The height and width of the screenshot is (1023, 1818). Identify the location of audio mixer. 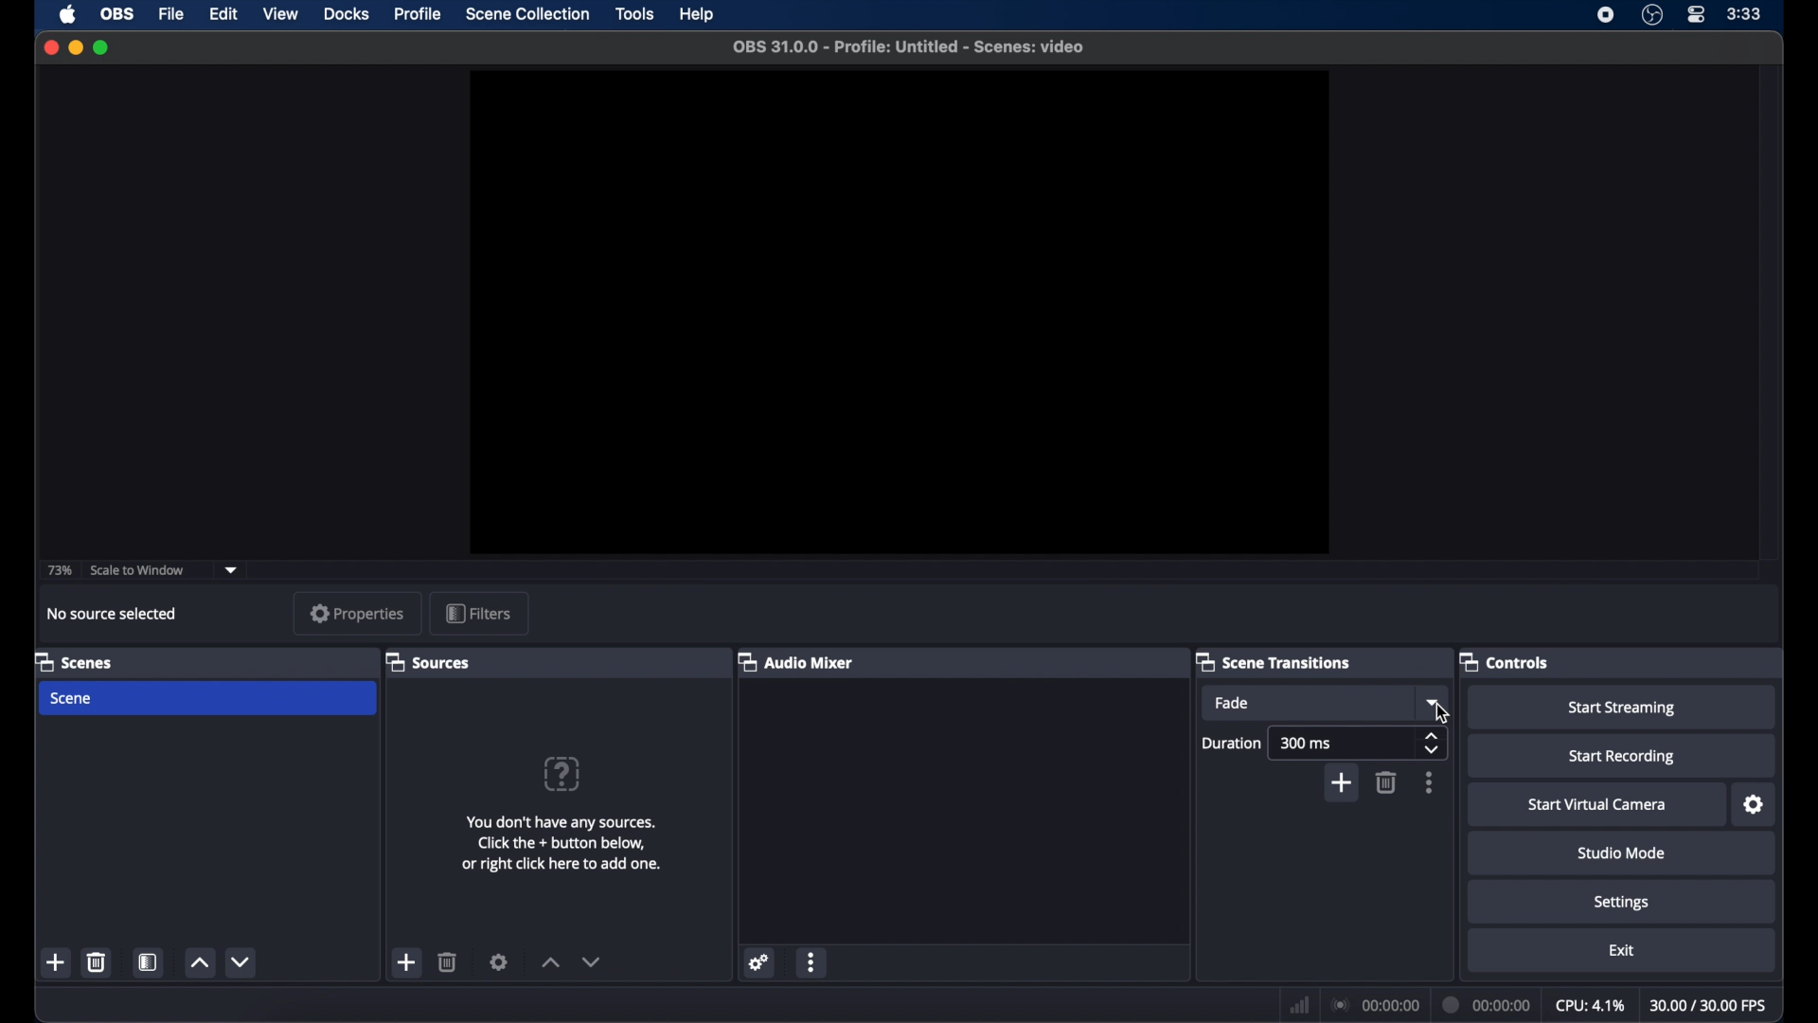
(795, 661).